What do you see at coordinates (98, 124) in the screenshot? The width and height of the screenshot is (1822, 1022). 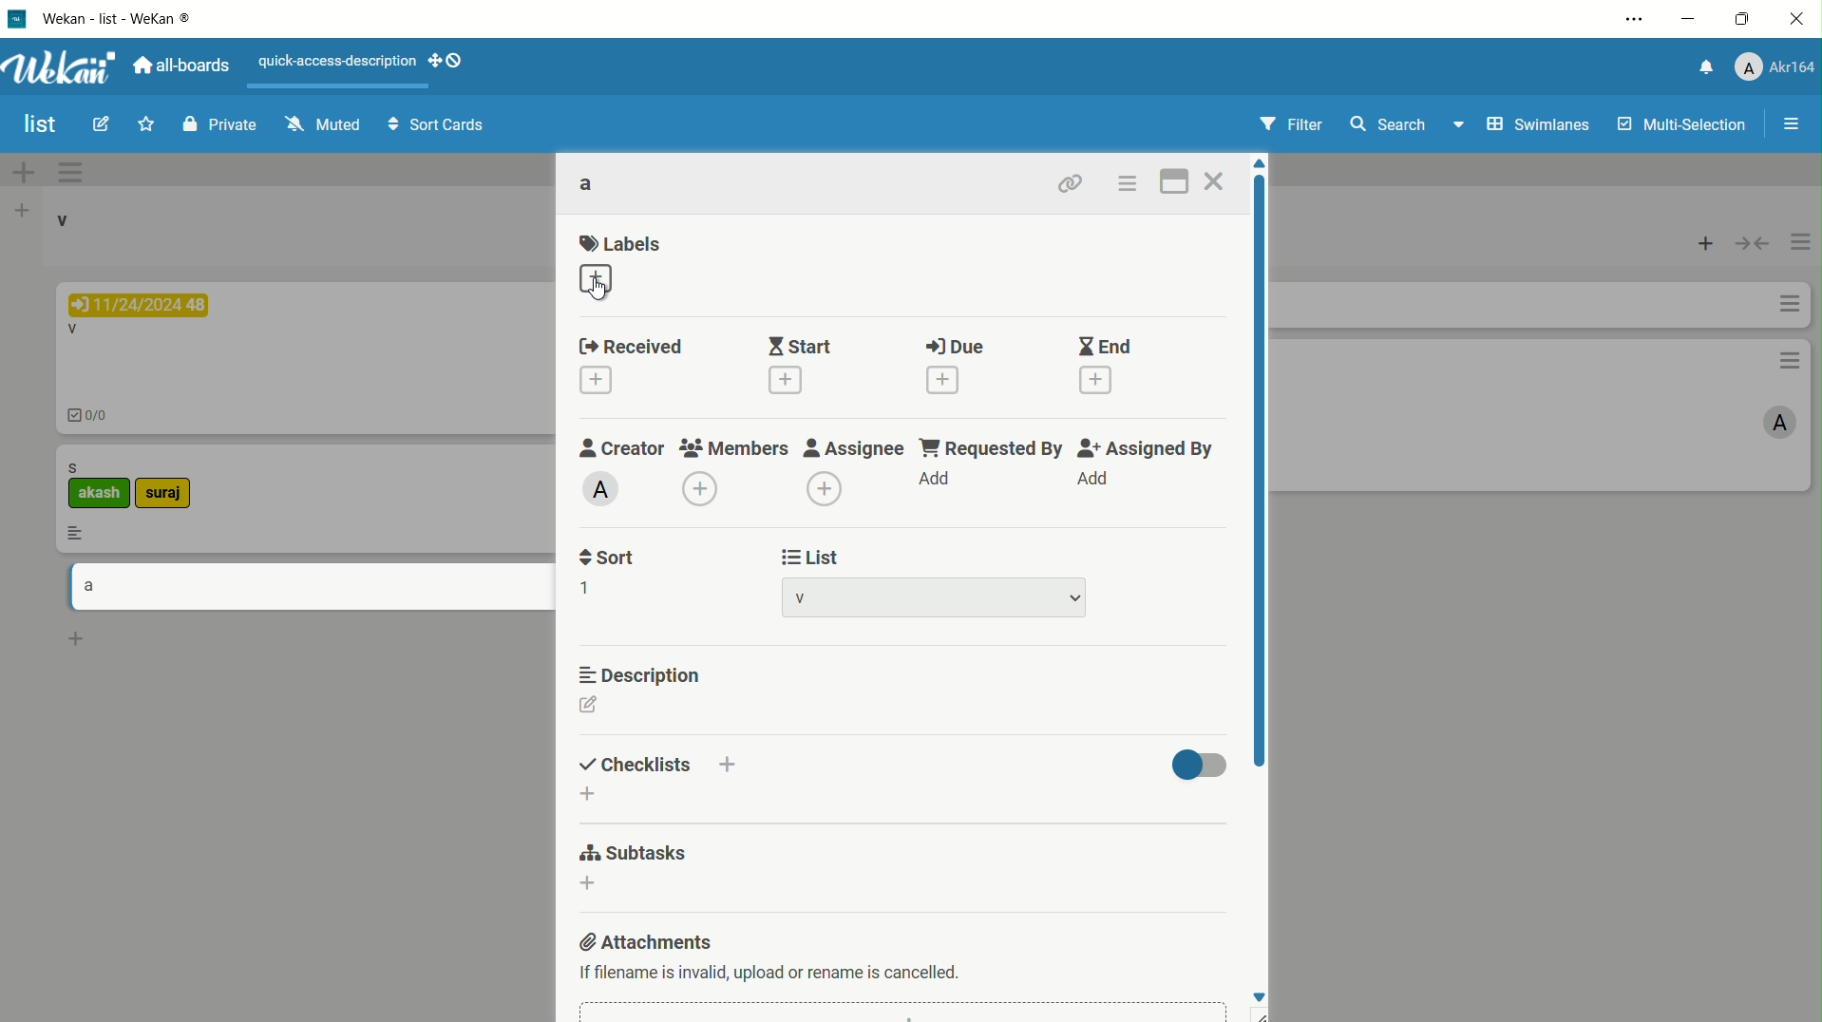 I see `edit` at bounding box center [98, 124].